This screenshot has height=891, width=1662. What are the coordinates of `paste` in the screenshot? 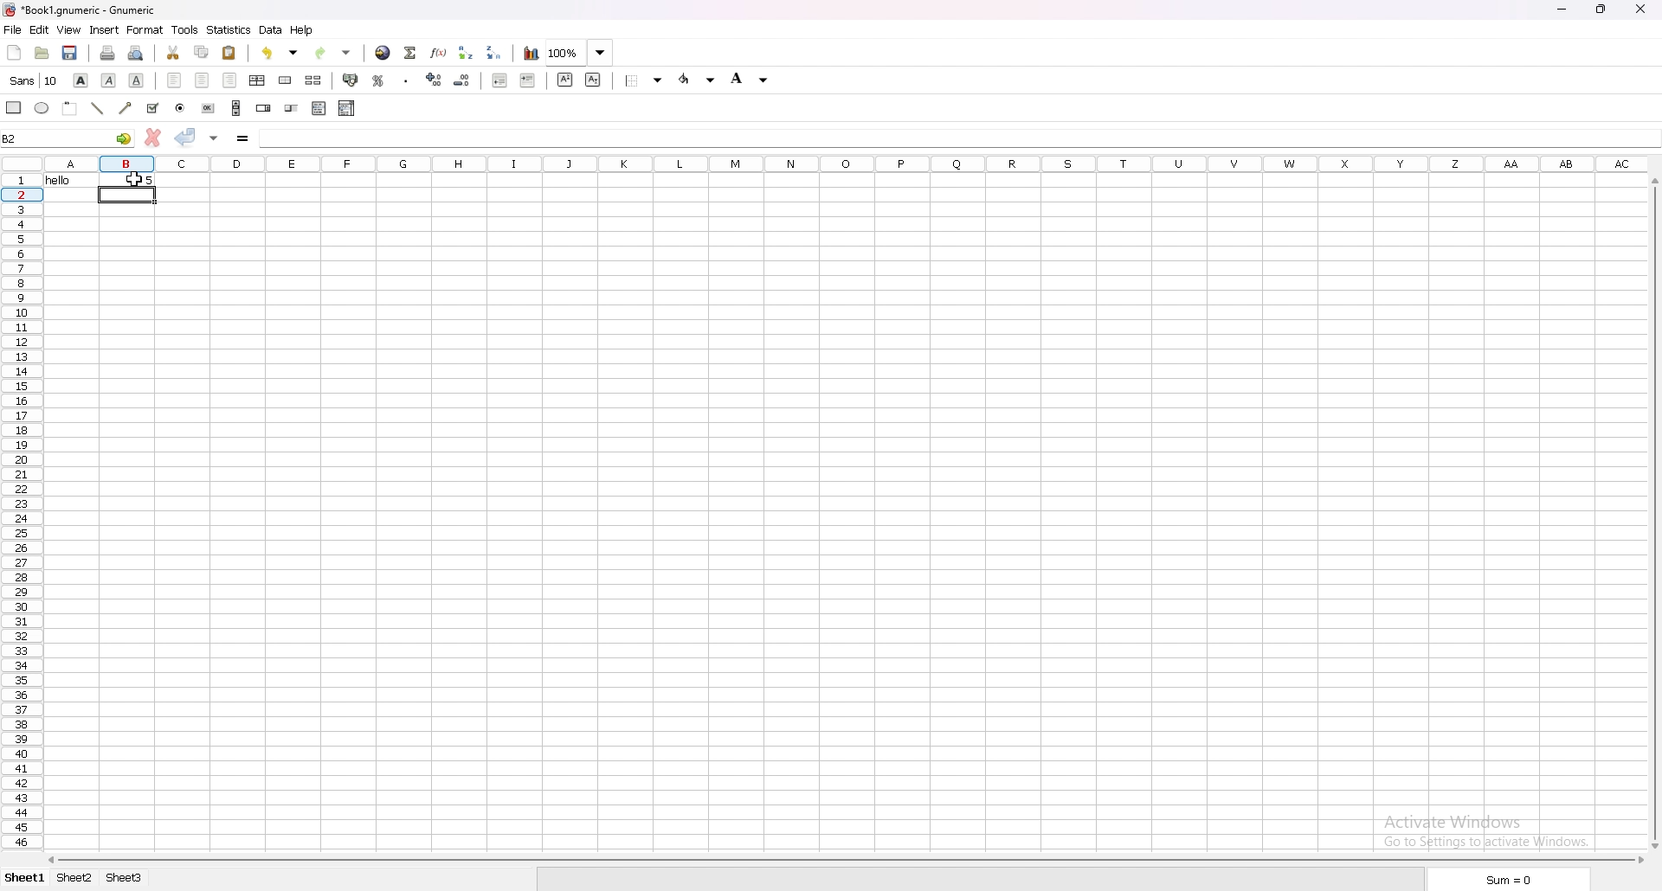 It's located at (230, 54).